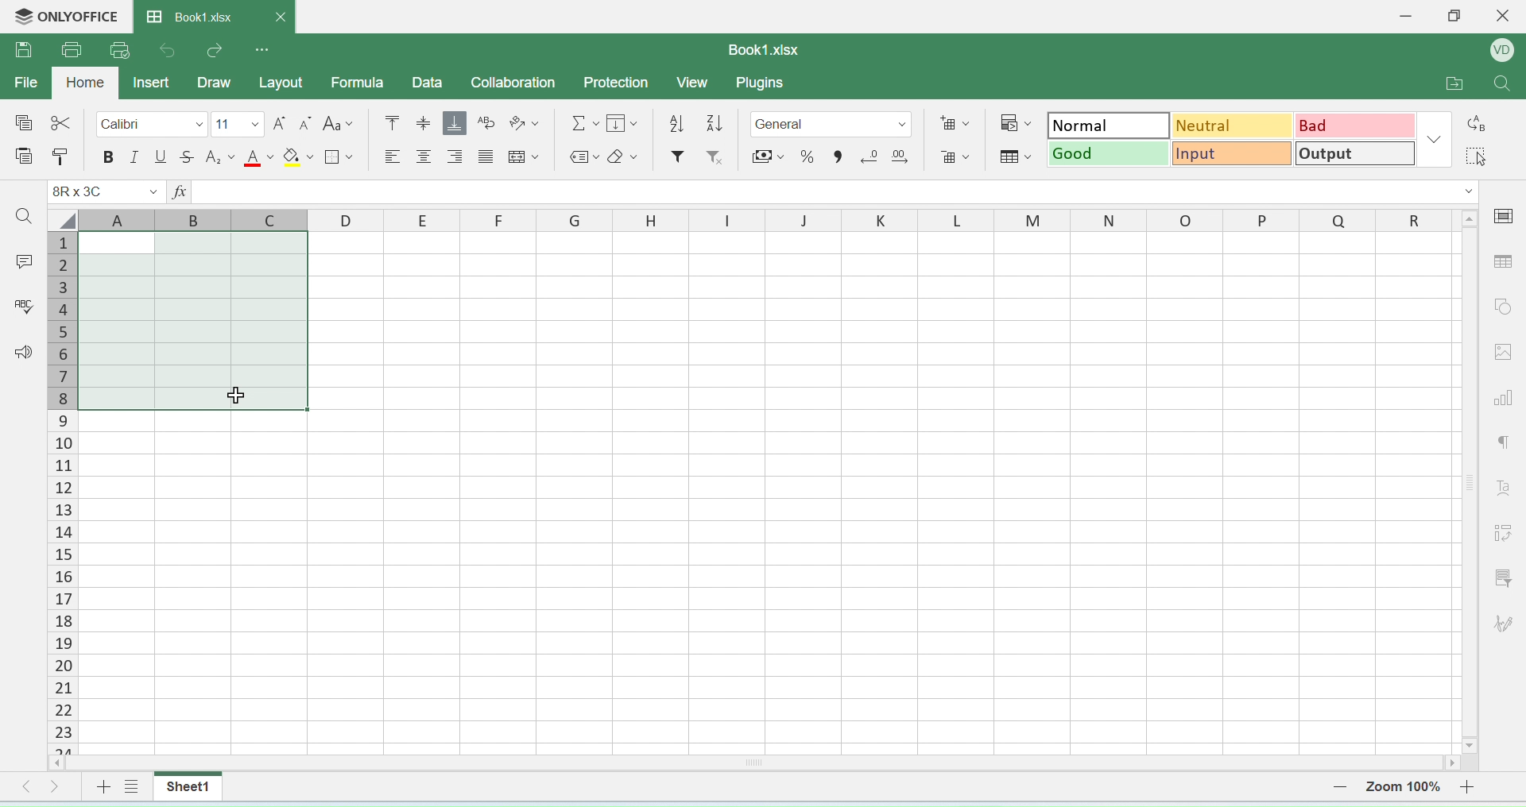  Describe the element at coordinates (581, 160) in the screenshot. I see `label` at that location.